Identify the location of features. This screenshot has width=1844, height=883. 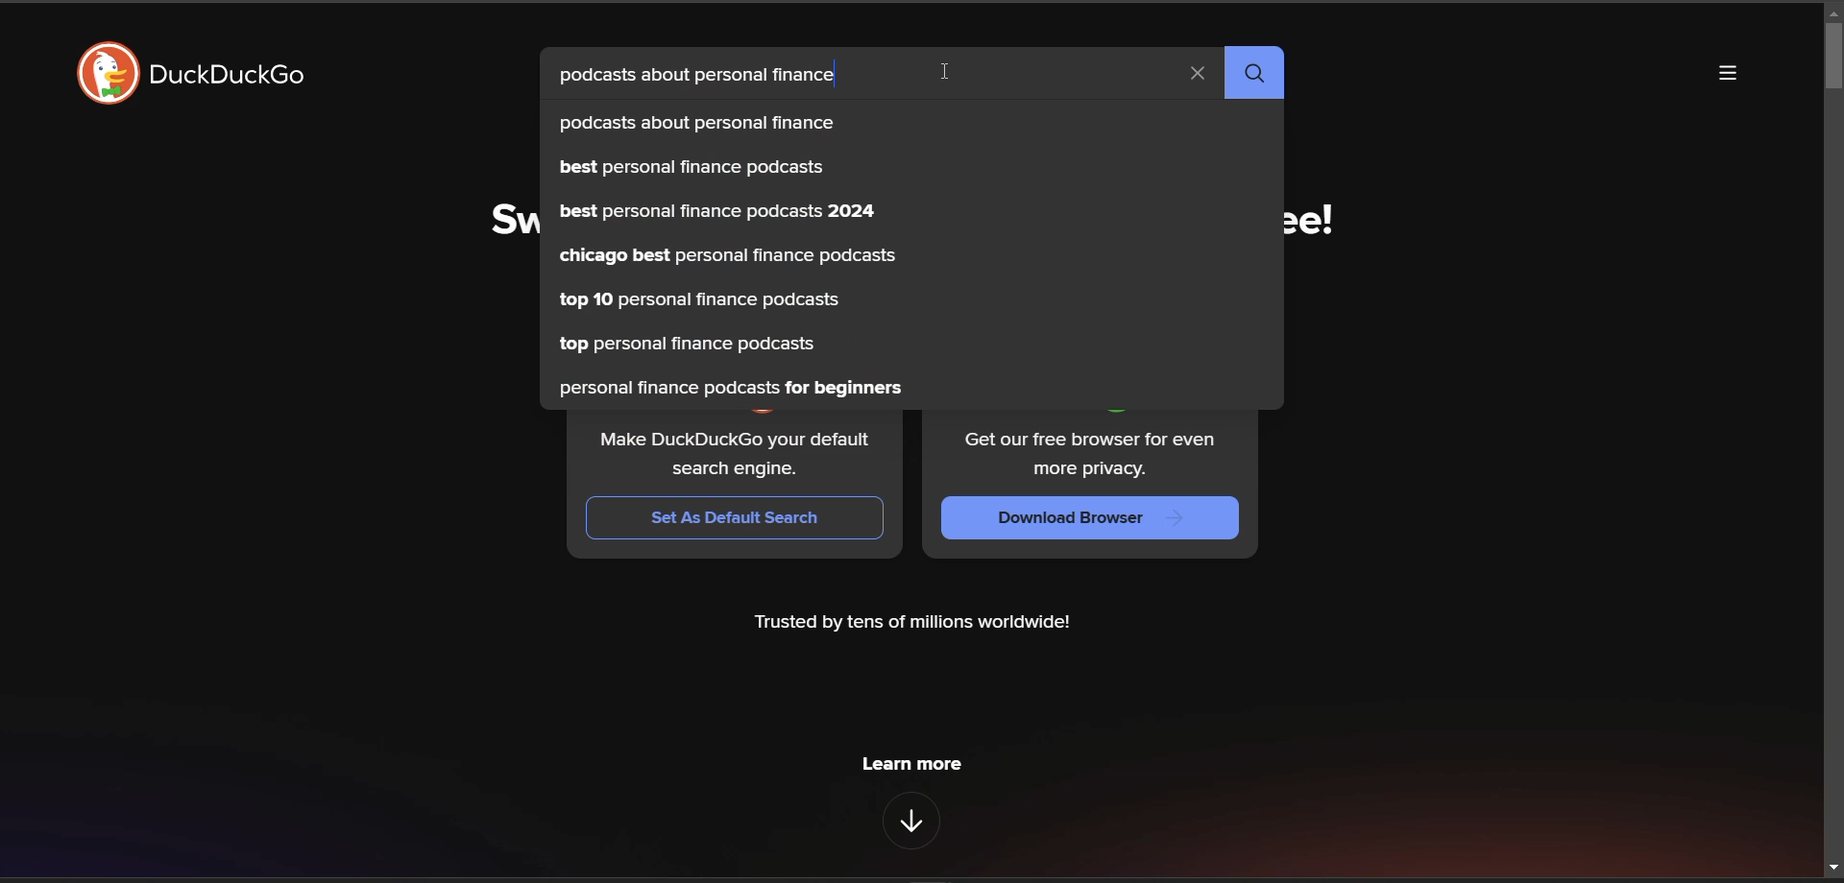
(912, 819).